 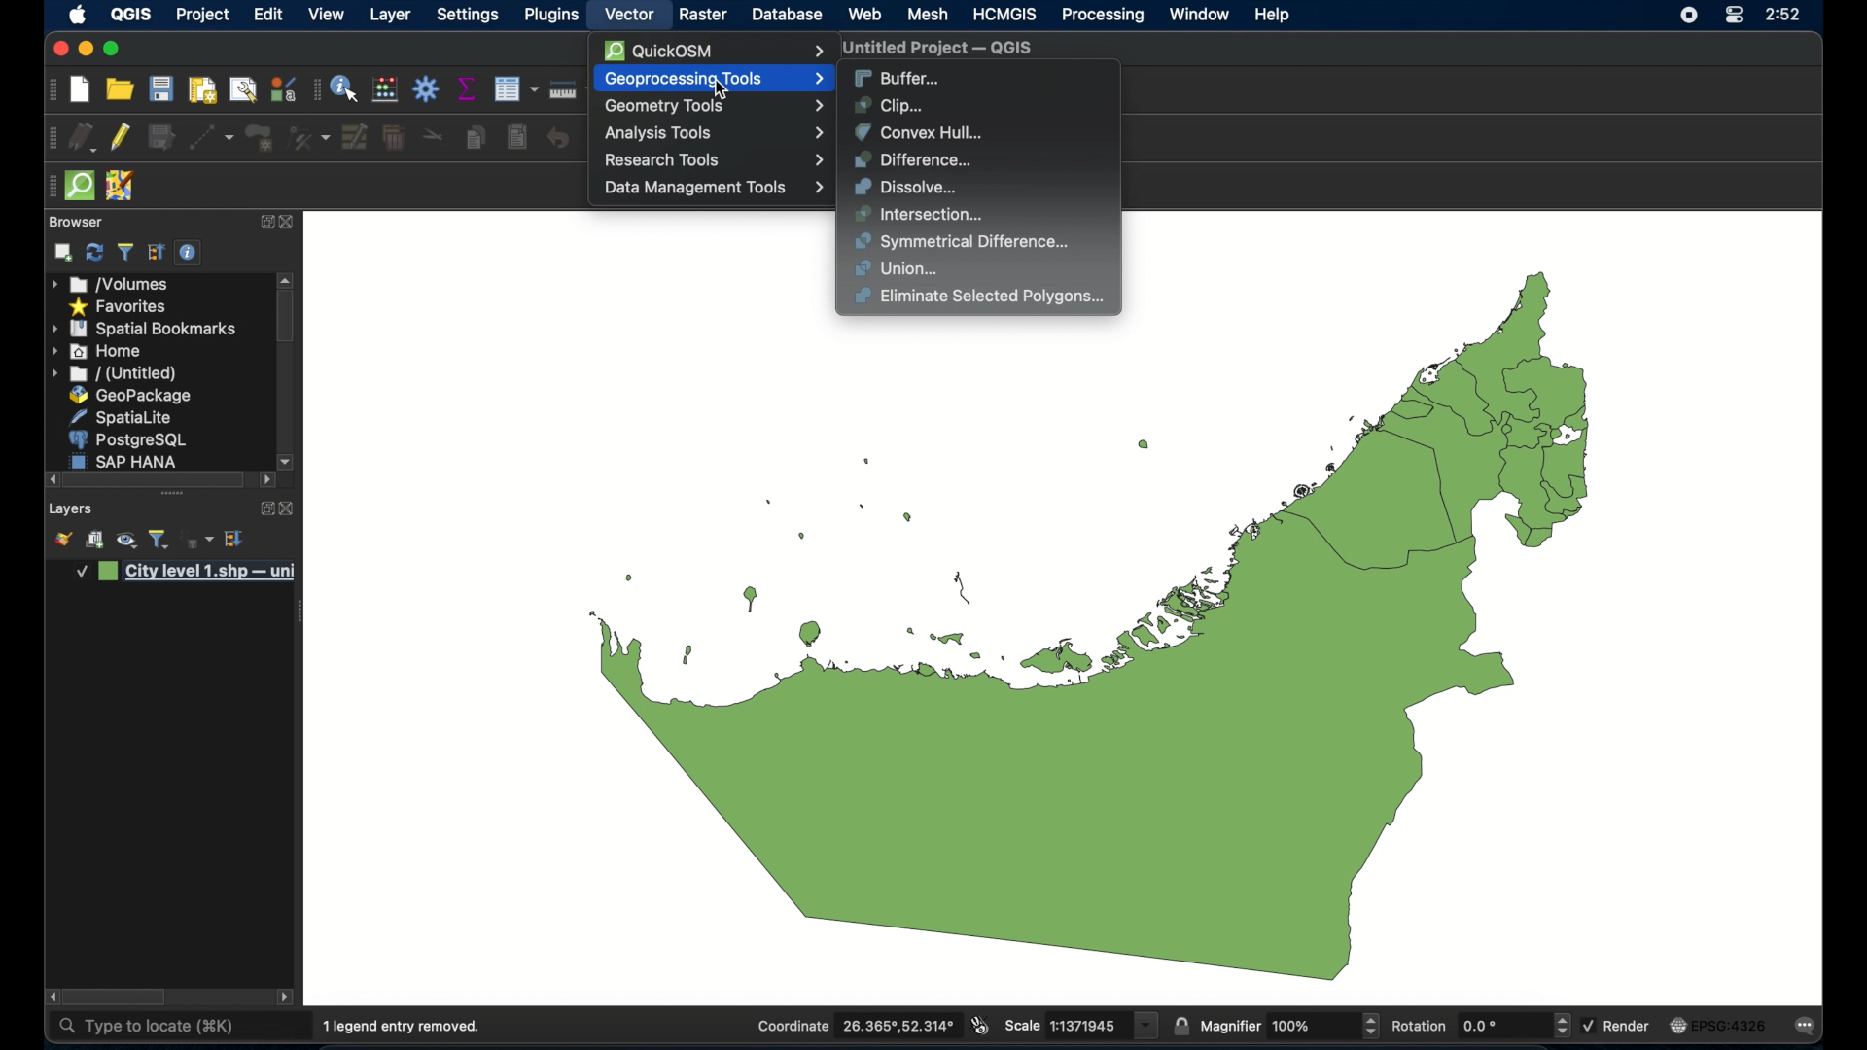 I want to click on copy features, so click(x=476, y=137).